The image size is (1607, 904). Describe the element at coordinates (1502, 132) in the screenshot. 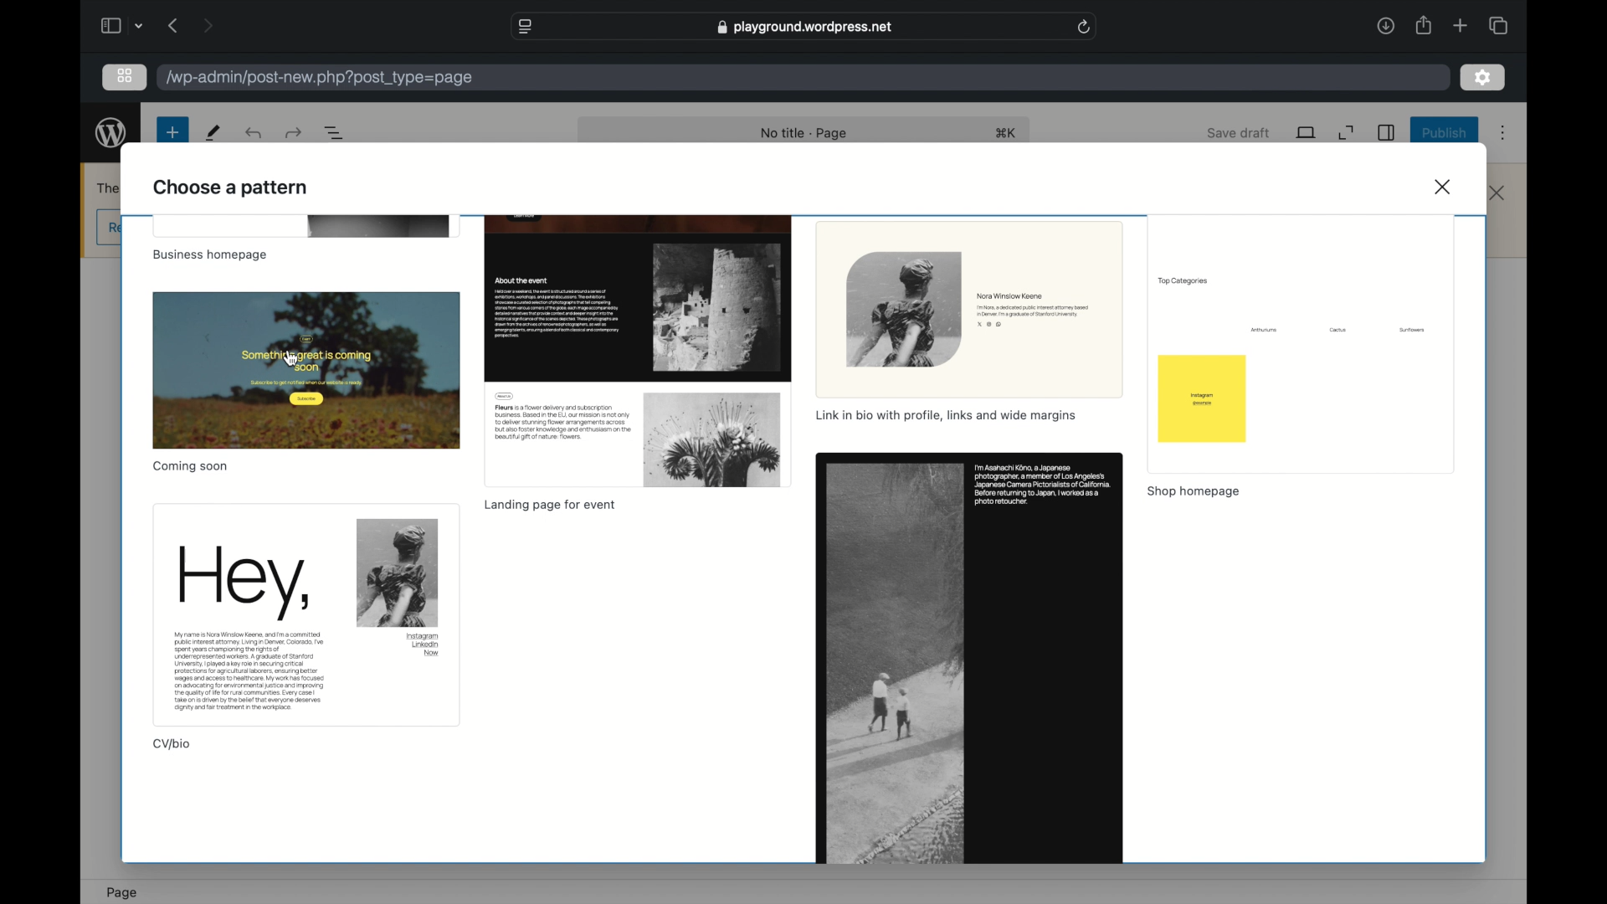

I see `more options` at that location.